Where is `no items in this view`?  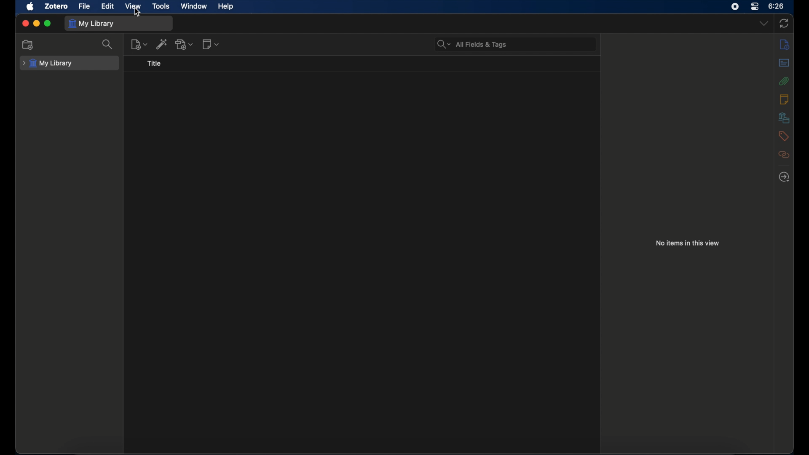
no items in this view is located at coordinates (688, 243).